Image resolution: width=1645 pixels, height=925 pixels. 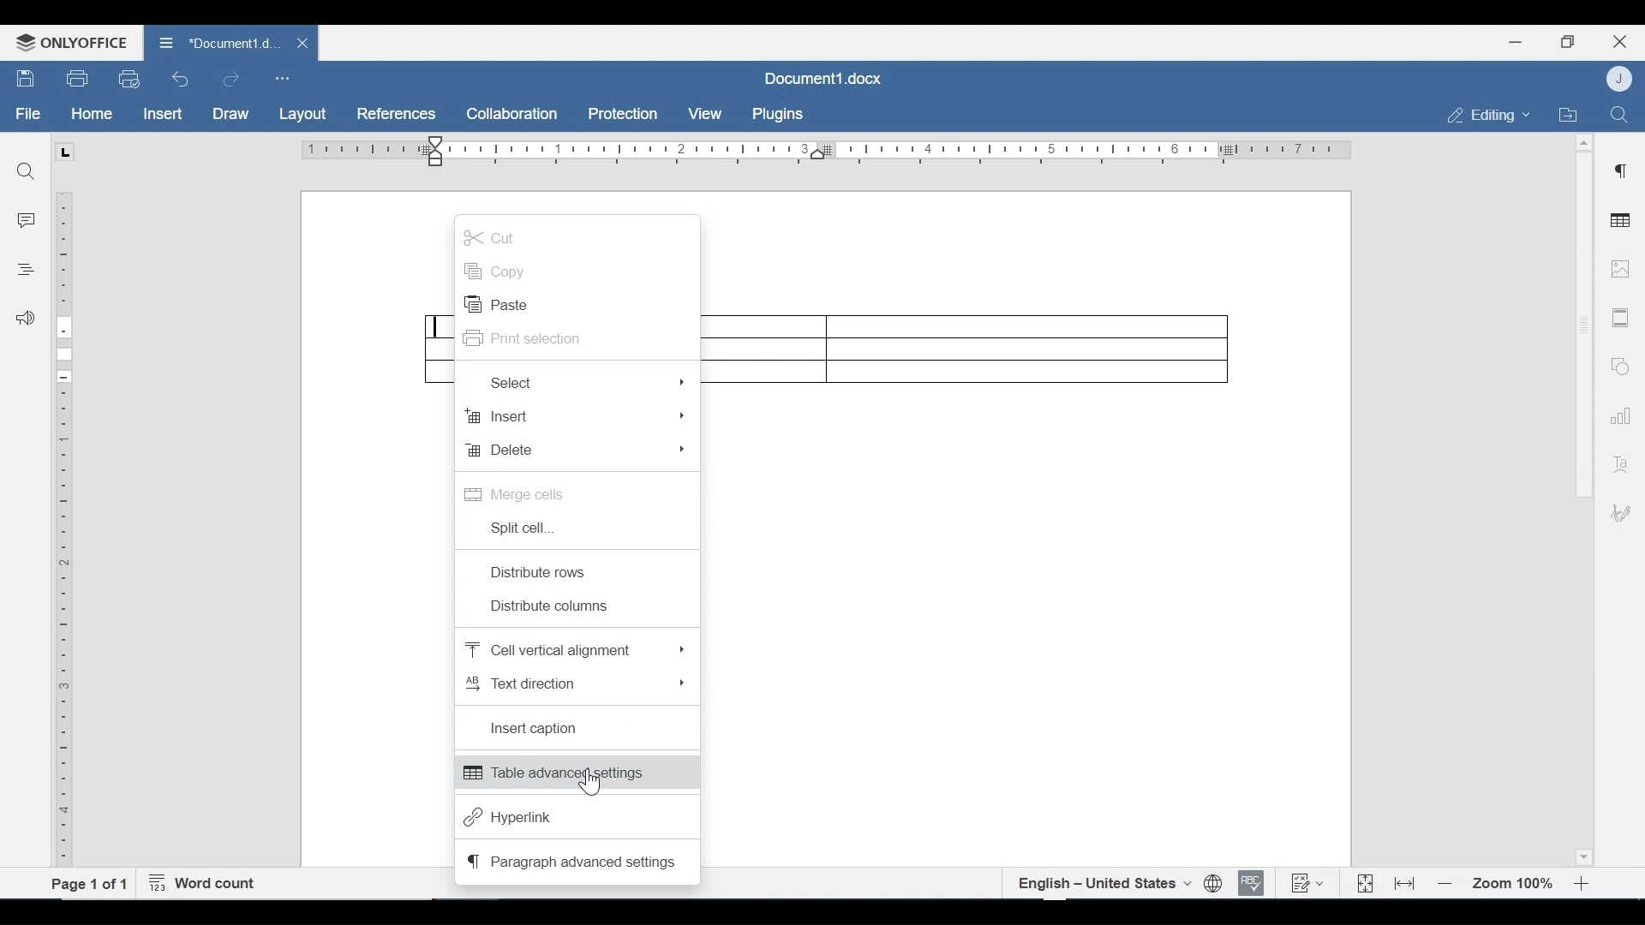 I want to click on Zoom 100%, so click(x=1514, y=884).